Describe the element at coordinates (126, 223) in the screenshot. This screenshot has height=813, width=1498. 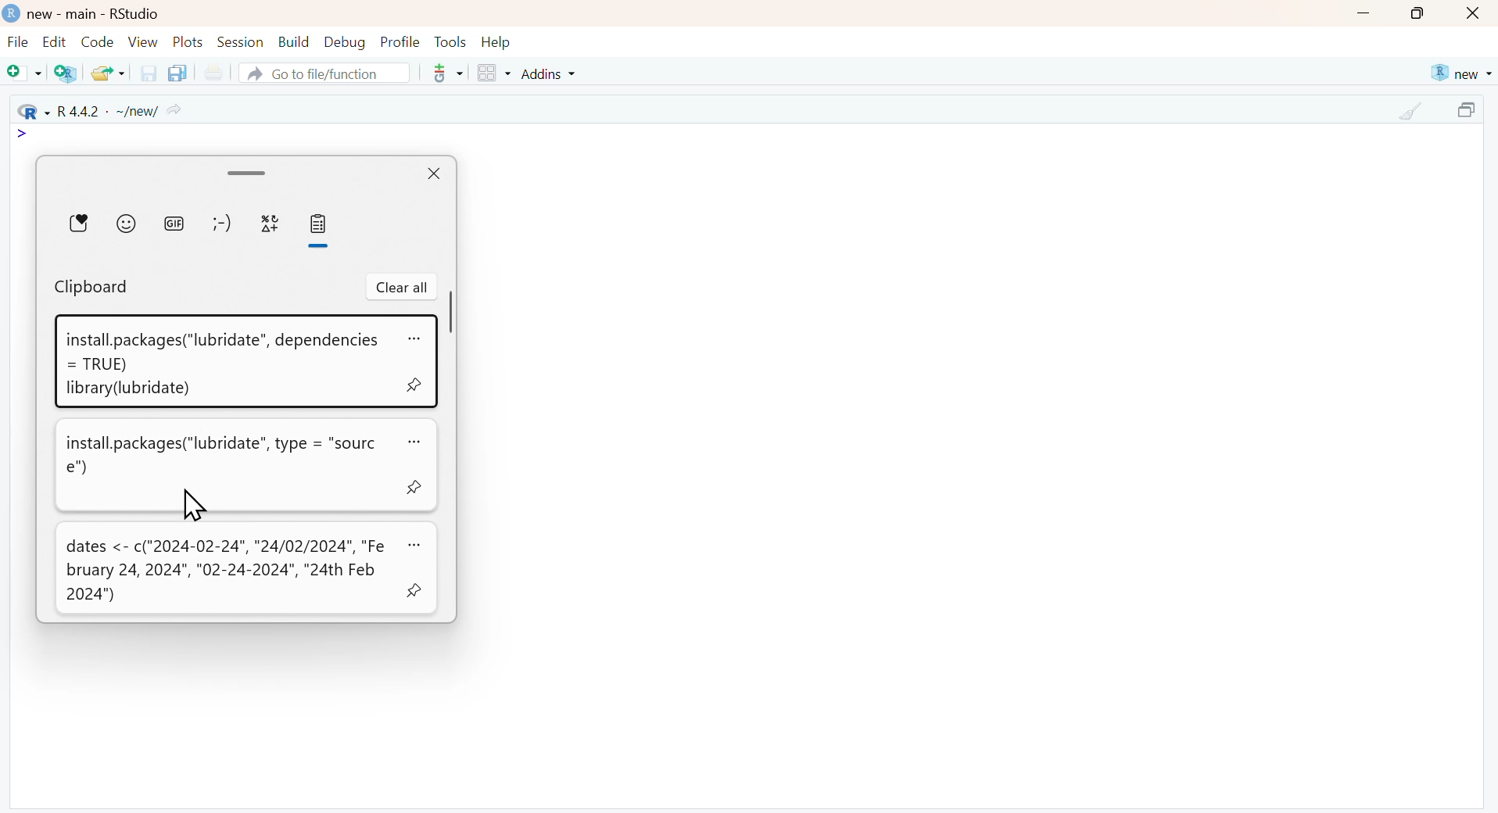
I see `Emoji` at that location.